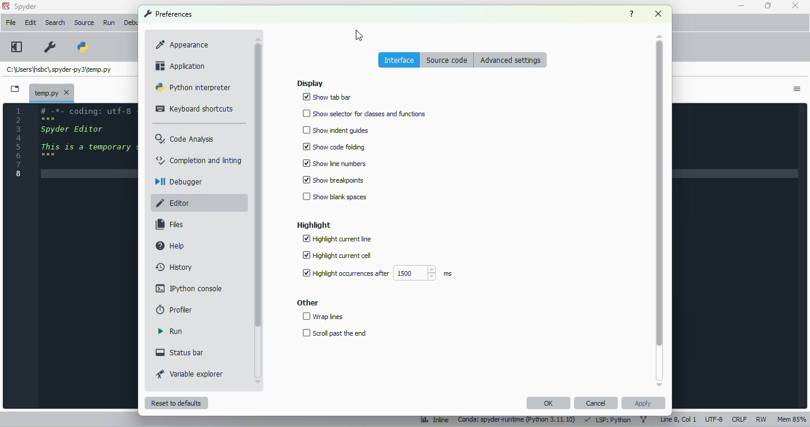 The image size is (810, 427). Describe the element at coordinates (643, 419) in the screenshot. I see `git branch` at that location.